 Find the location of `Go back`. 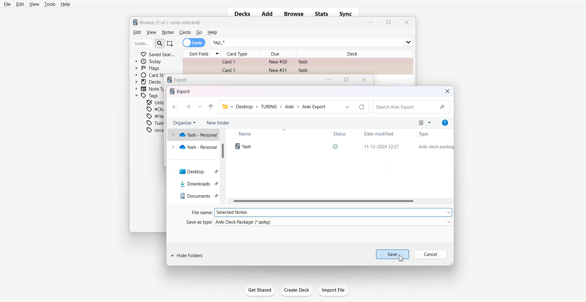

Go back is located at coordinates (174, 106).